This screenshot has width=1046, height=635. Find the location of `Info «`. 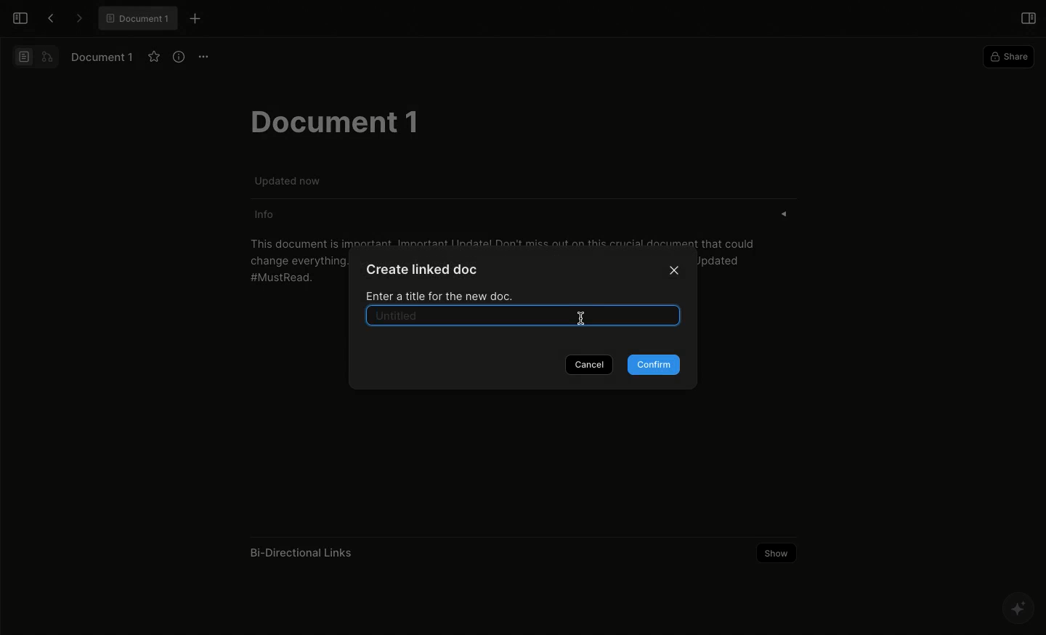

Info « is located at coordinates (535, 215).